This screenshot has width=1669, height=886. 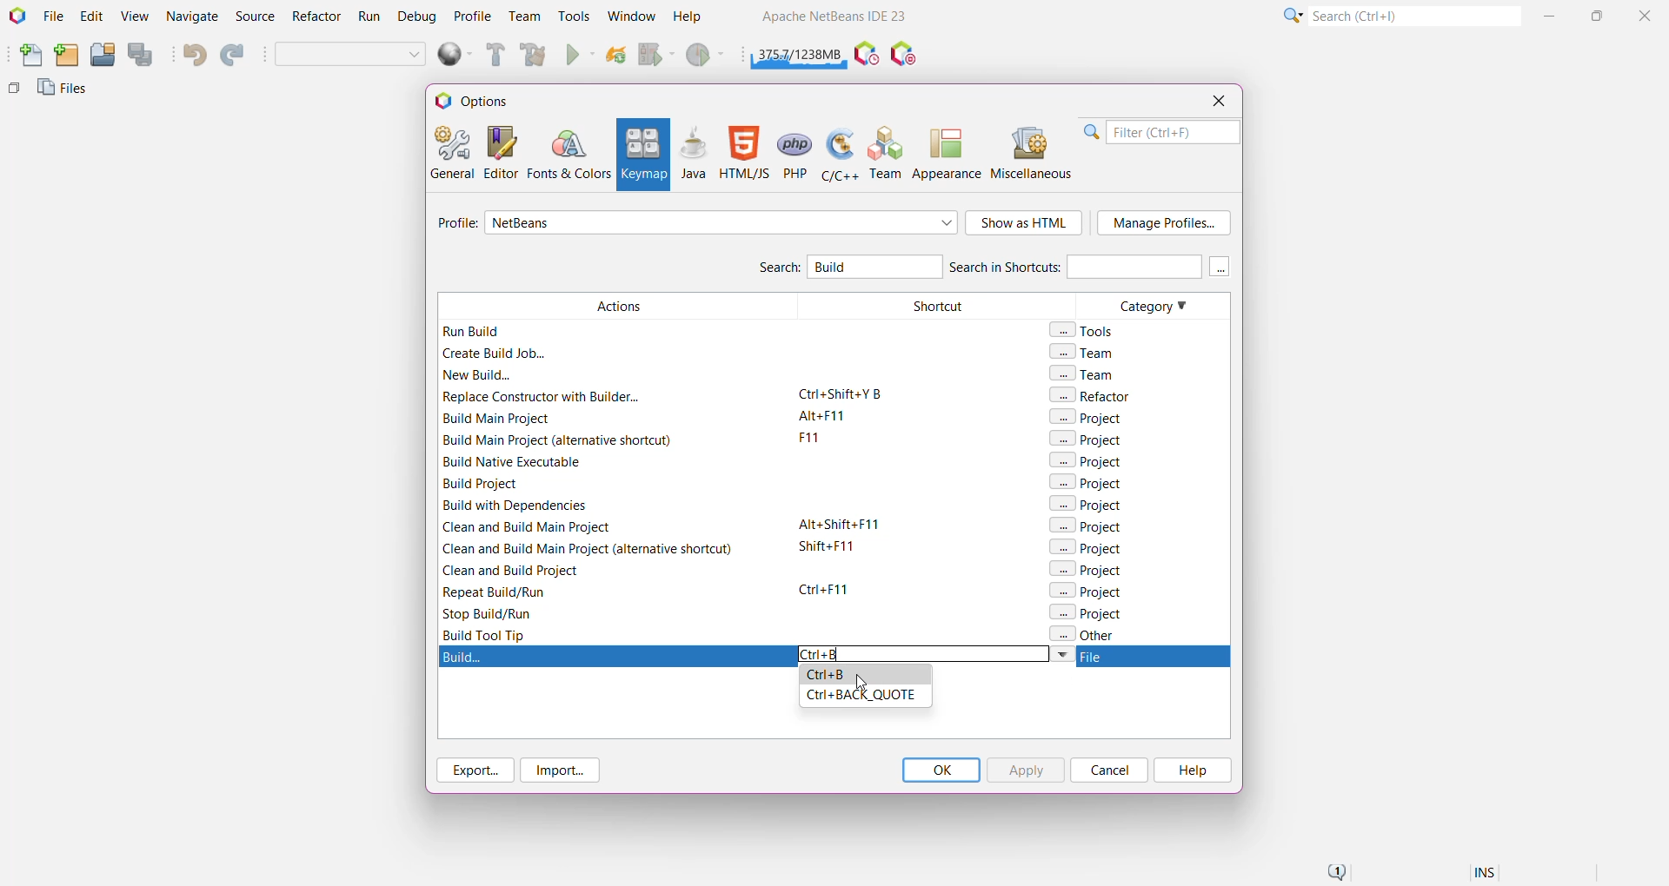 What do you see at coordinates (1137, 467) in the screenshot?
I see `Category` at bounding box center [1137, 467].